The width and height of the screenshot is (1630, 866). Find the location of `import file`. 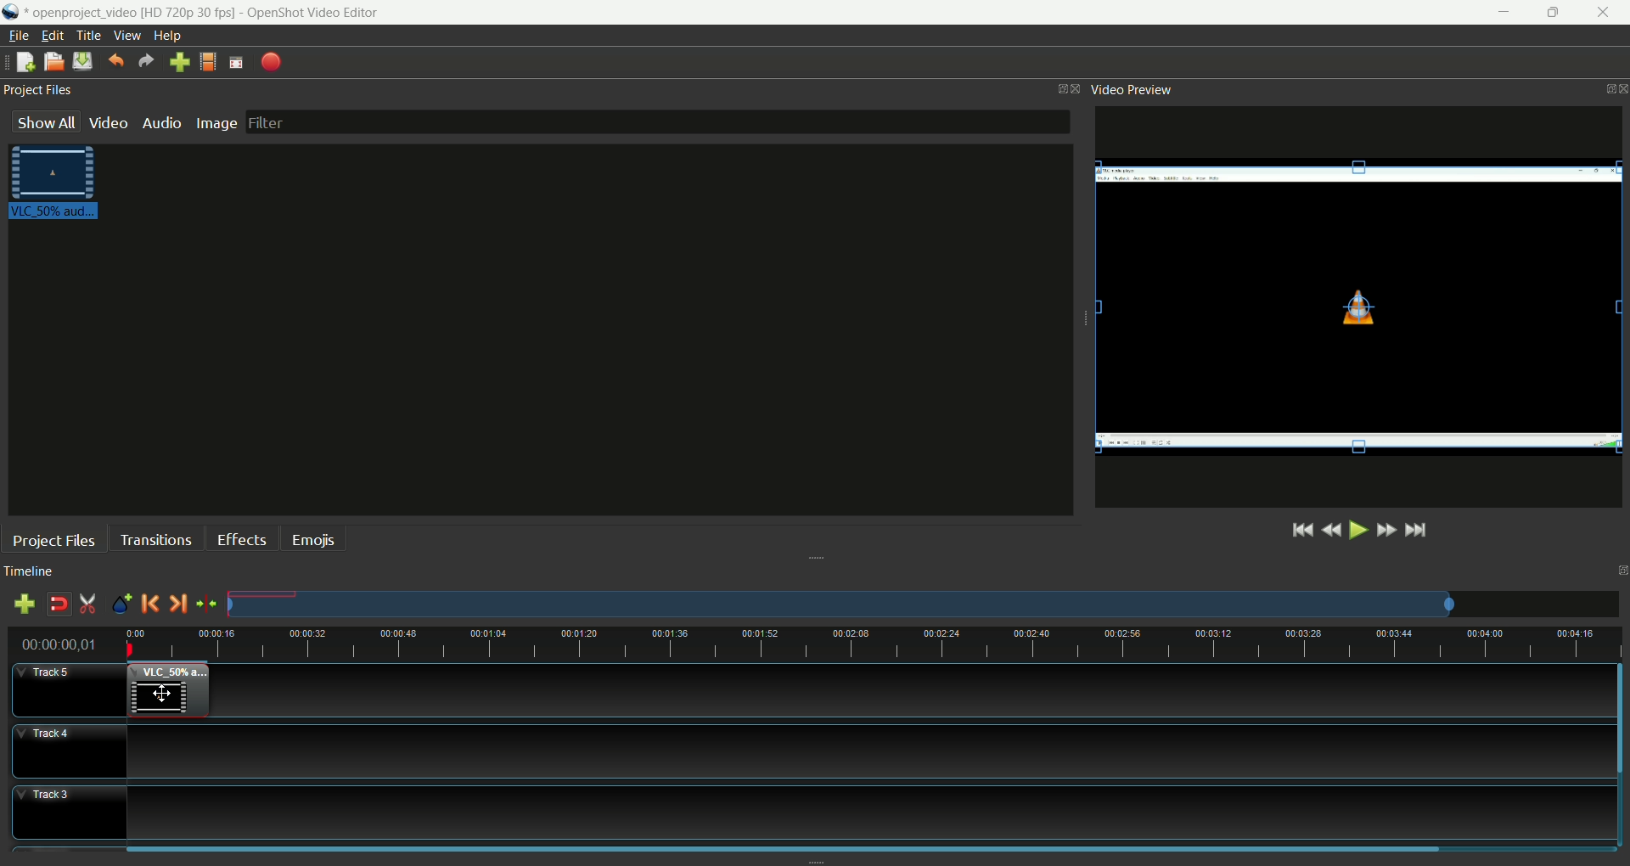

import file is located at coordinates (179, 63).